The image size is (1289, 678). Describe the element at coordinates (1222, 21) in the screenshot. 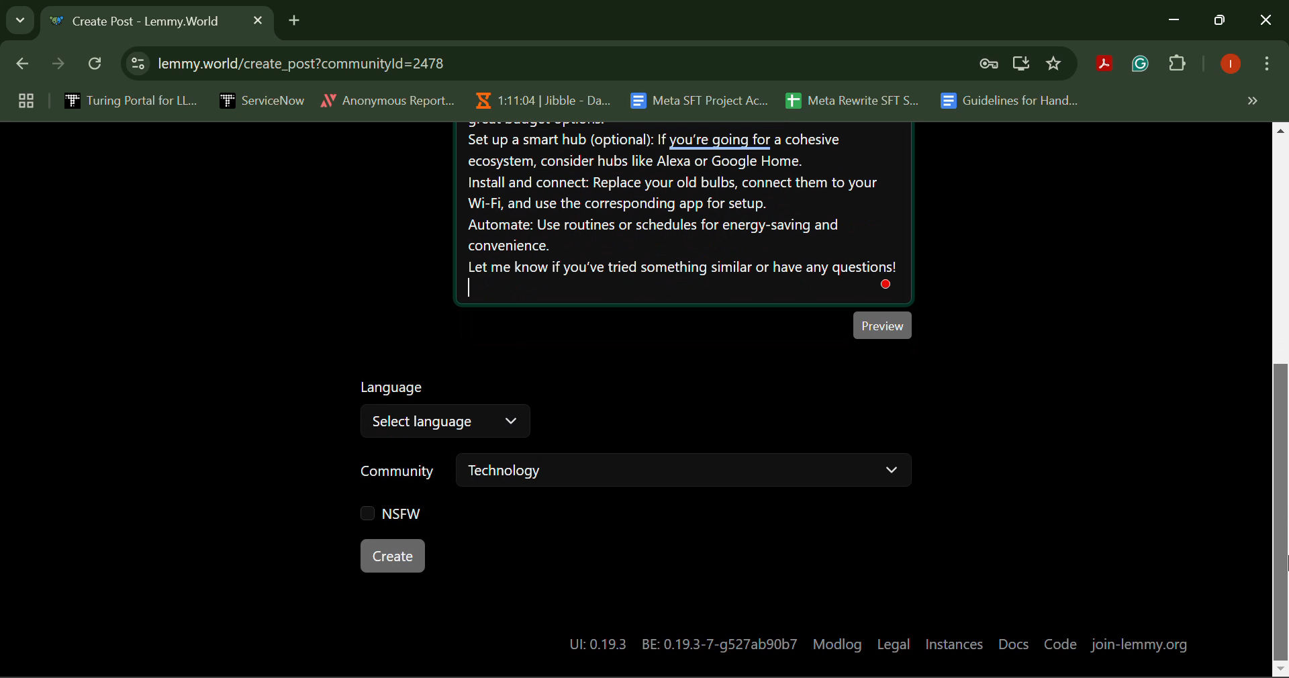

I see `Minimize` at that location.